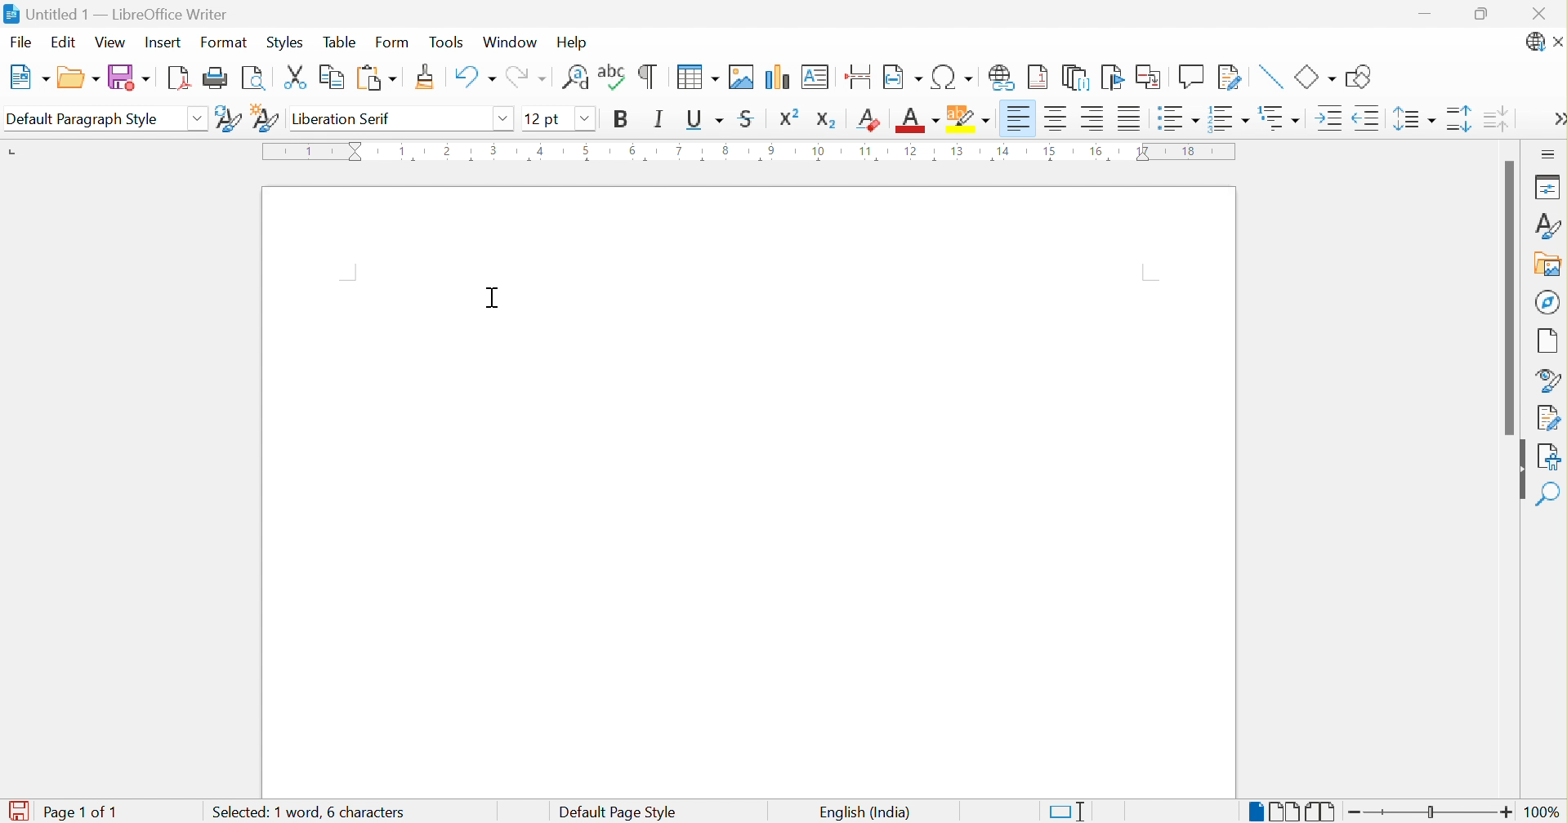 This screenshot has height=823, width=1567. What do you see at coordinates (694, 77) in the screenshot?
I see `Insert Table` at bounding box center [694, 77].